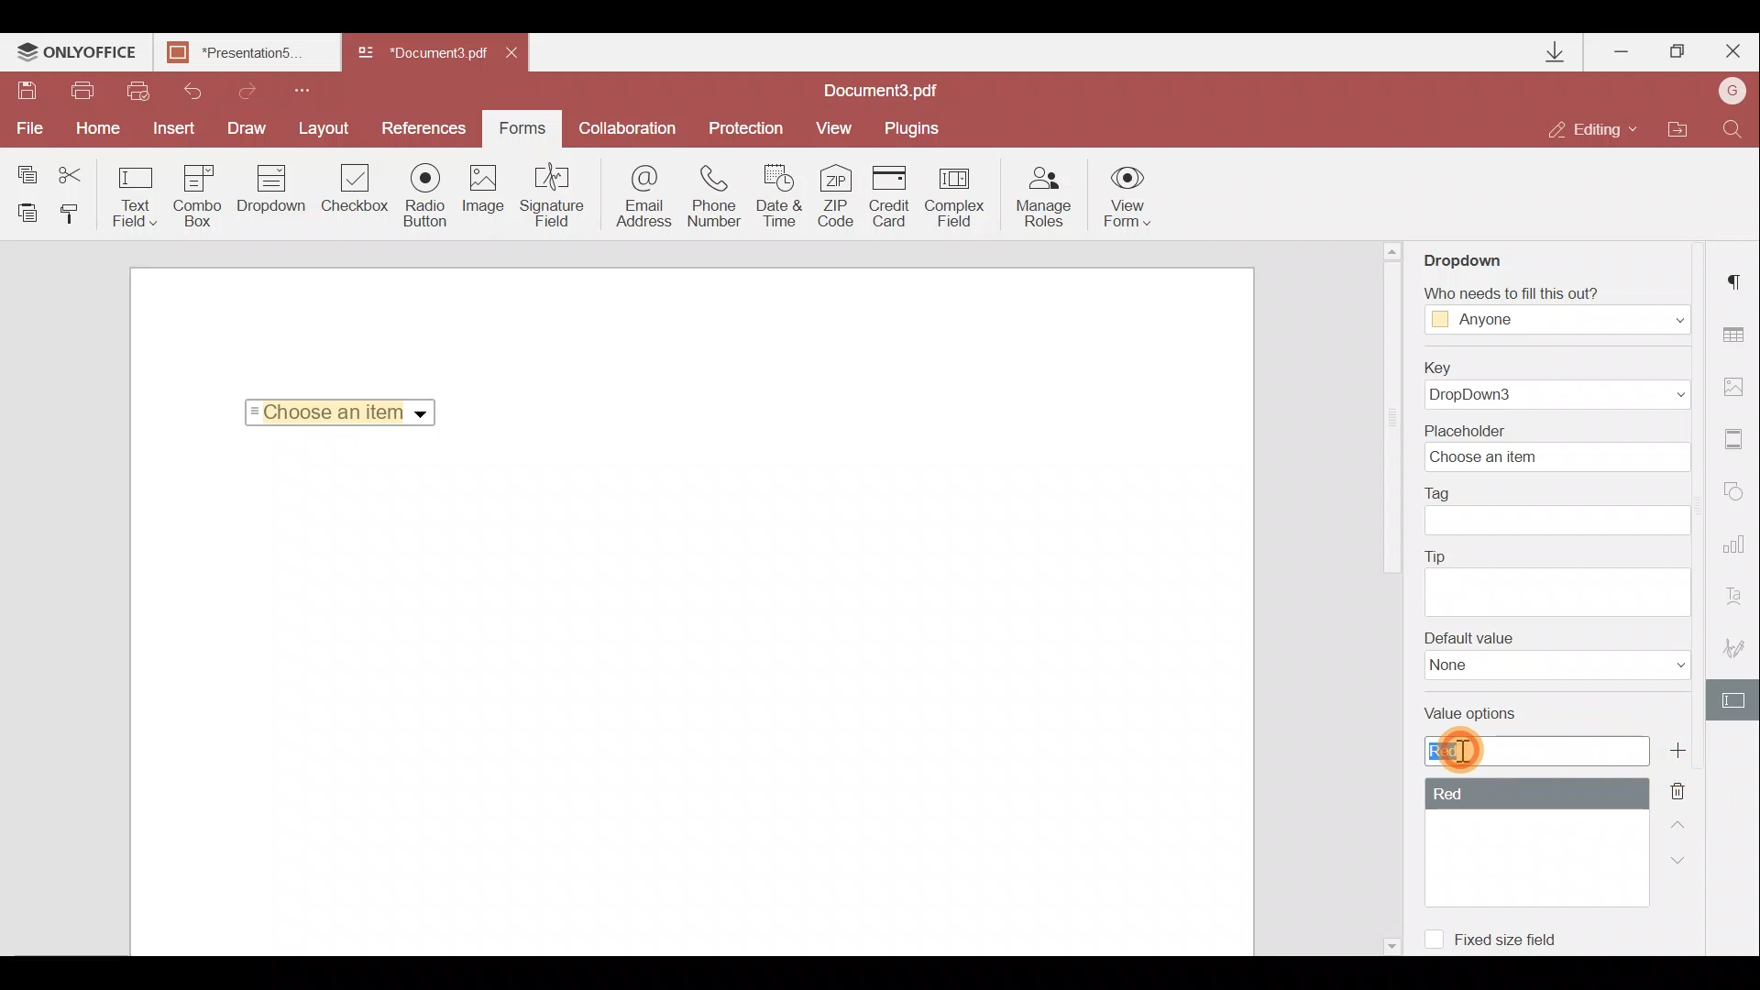 The width and height of the screenshot is (1760, 990). What do you see at coordinates (425, 128) in the screenshot?
I see `Preferences` at bounding box center [425, 128].